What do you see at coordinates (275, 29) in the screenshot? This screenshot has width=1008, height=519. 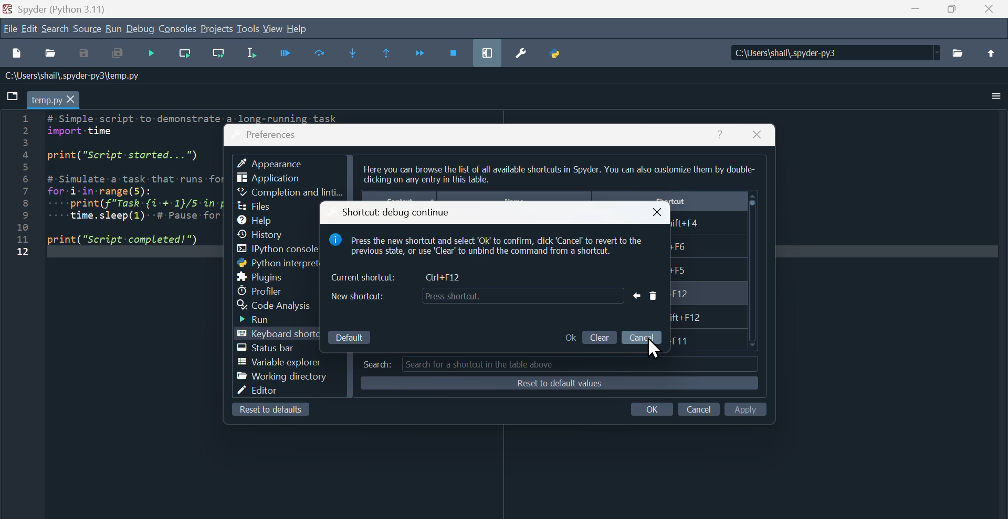 I see `View` at bounding box center [275, 29].